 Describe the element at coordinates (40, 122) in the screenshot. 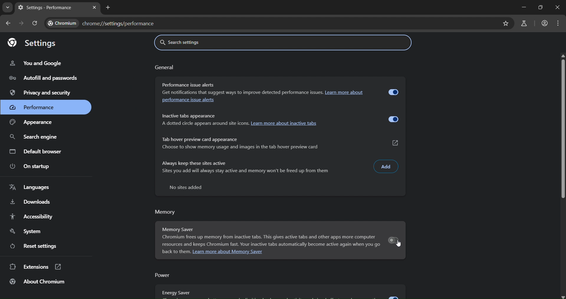

I see `Appearance` at that location.